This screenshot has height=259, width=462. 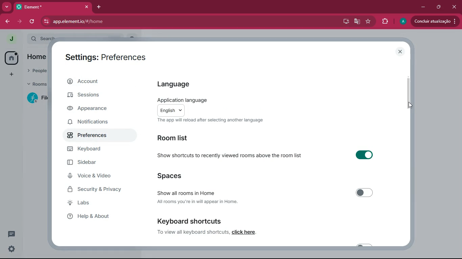 I want to click on keyboard, so click(x=92, y=150).